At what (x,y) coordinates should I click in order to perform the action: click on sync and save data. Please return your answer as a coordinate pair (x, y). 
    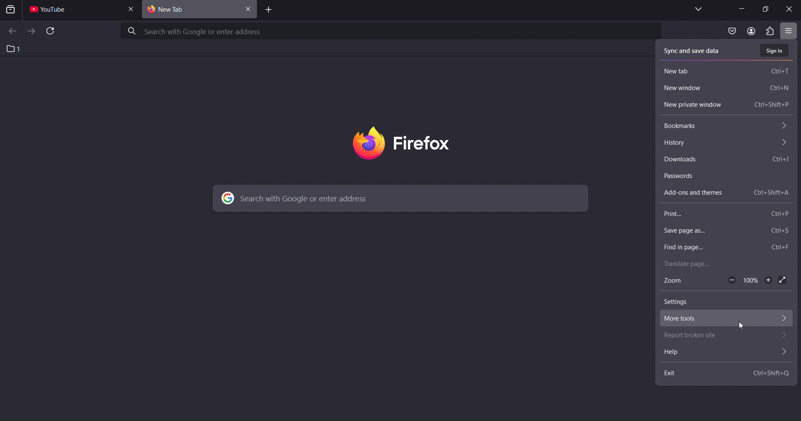
    Looking at the image, I should click on (695, 50).